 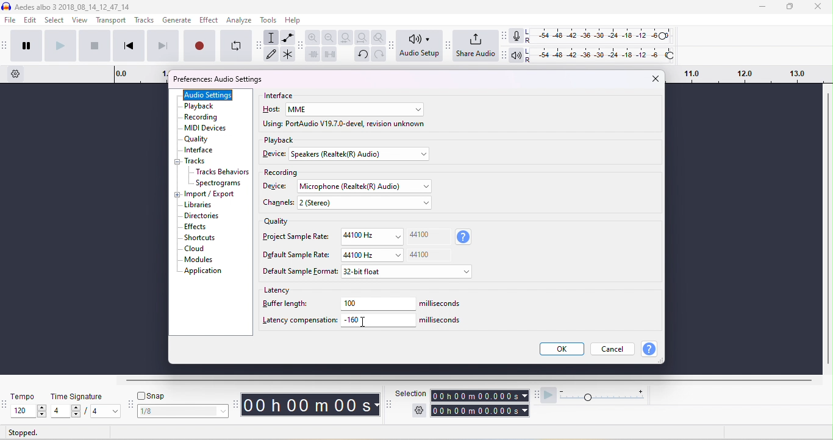 What do you see at coordinates (530, 52) in the screenshot?
I see `L` at bounding box center [530, 52].